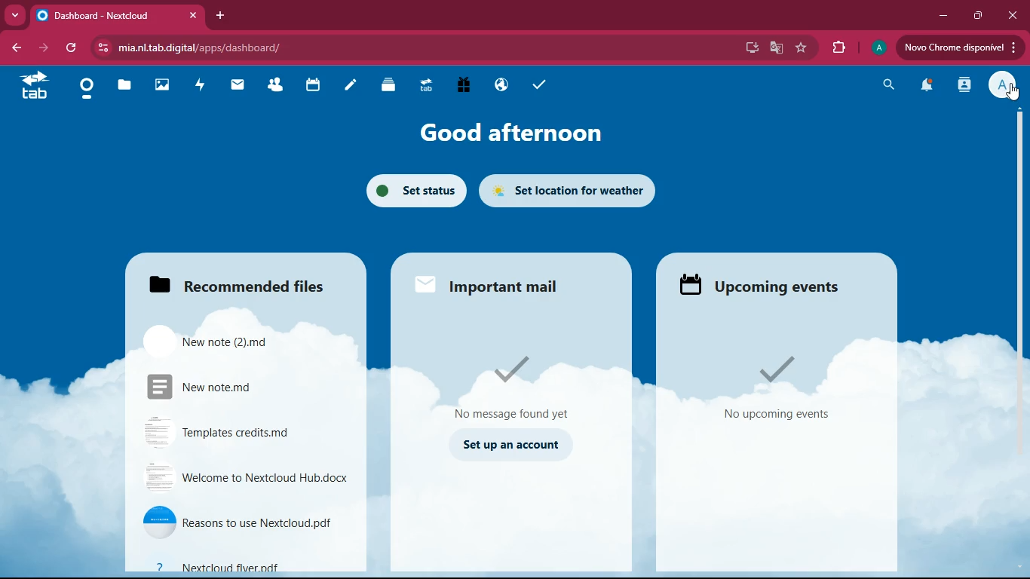 This screenshot has width=1030, height=579. I want to click on add tab, so click(223, 16).